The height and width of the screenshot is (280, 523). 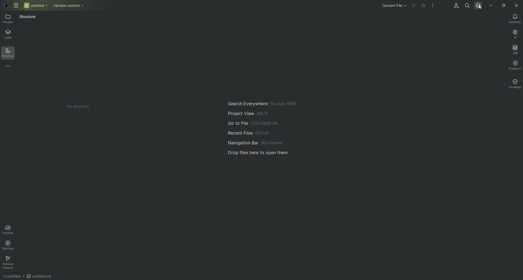 I want to click on Code With Me, so click(x=456, y=6).